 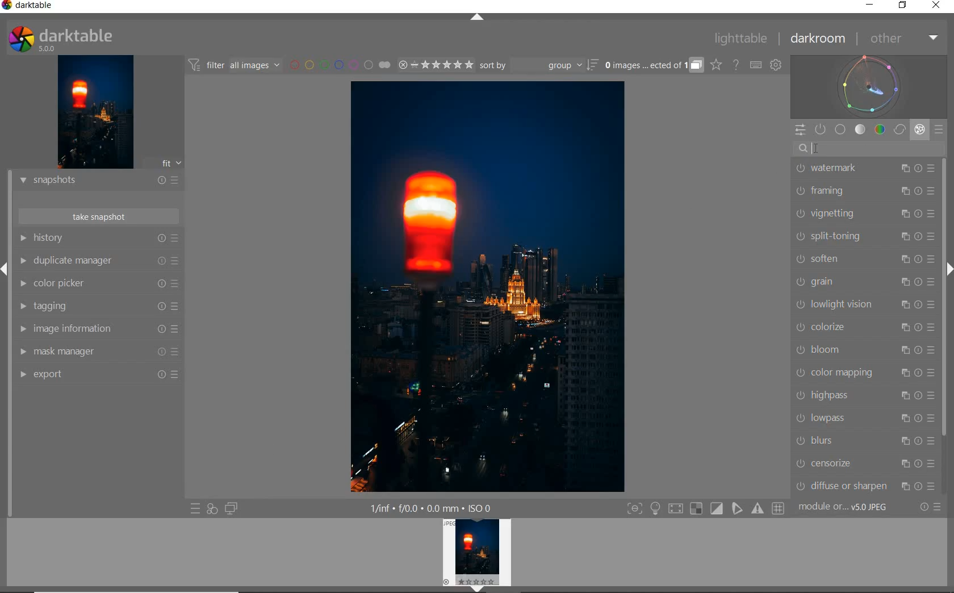 I want to click on WAVEFORM, so click(x=871, y=86).